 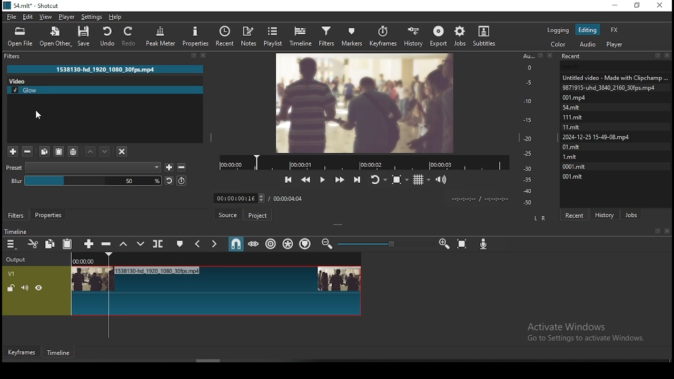 I want to click on 2024-12-25 15-49-08.mp4, so click(x=597, y=137).